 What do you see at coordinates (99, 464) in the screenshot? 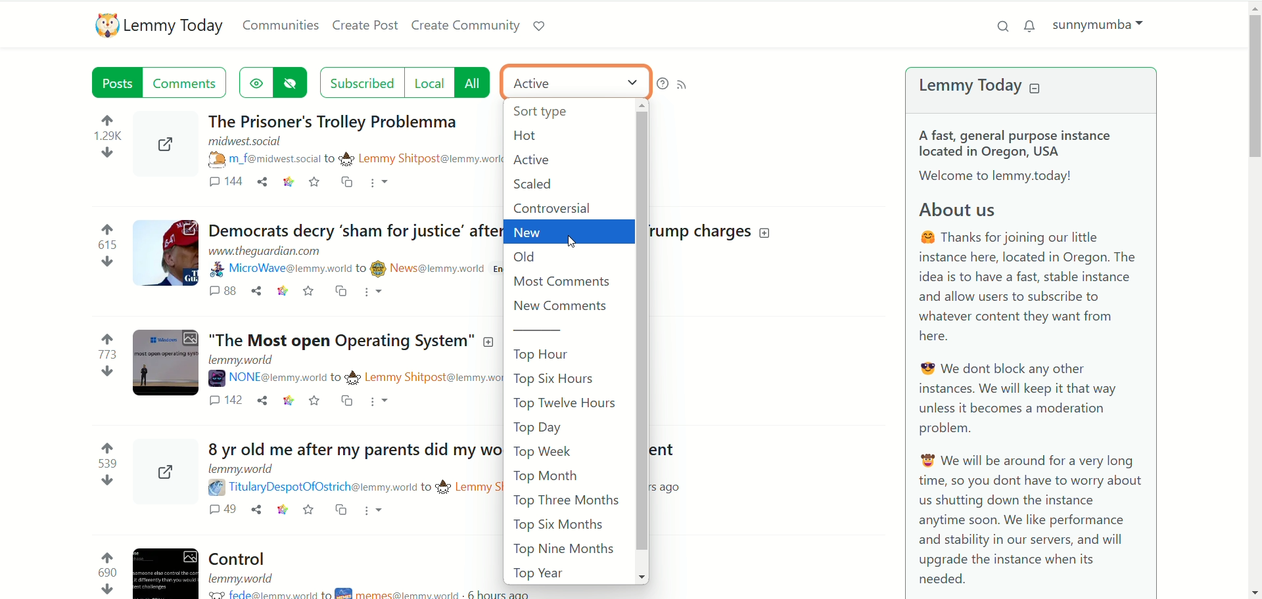
I see `votes` at bounding box center [99, 464].